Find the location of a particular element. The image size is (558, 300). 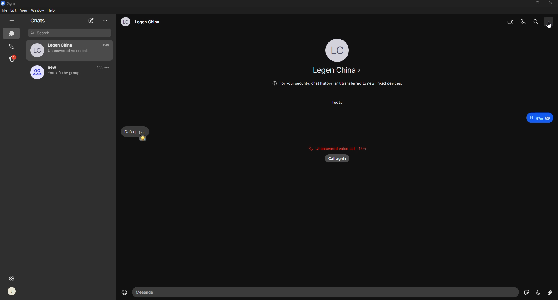

message is located at coordinates (535, 117).